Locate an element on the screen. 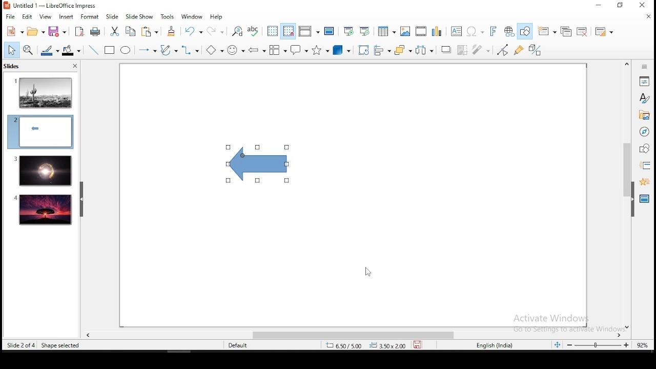 This screenshot has height=369, width=656. help is located at coordinates (217, 17).